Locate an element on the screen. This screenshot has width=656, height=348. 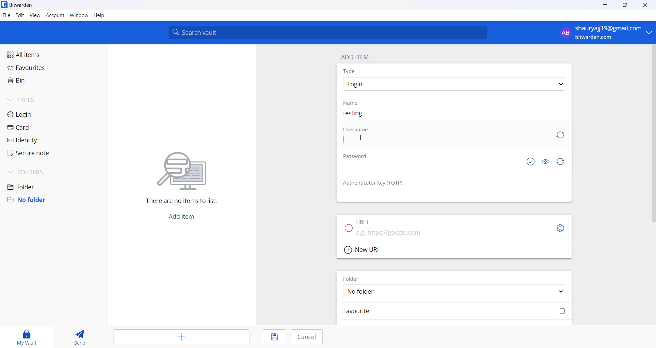
my vault is located at coordinates (27, 335).